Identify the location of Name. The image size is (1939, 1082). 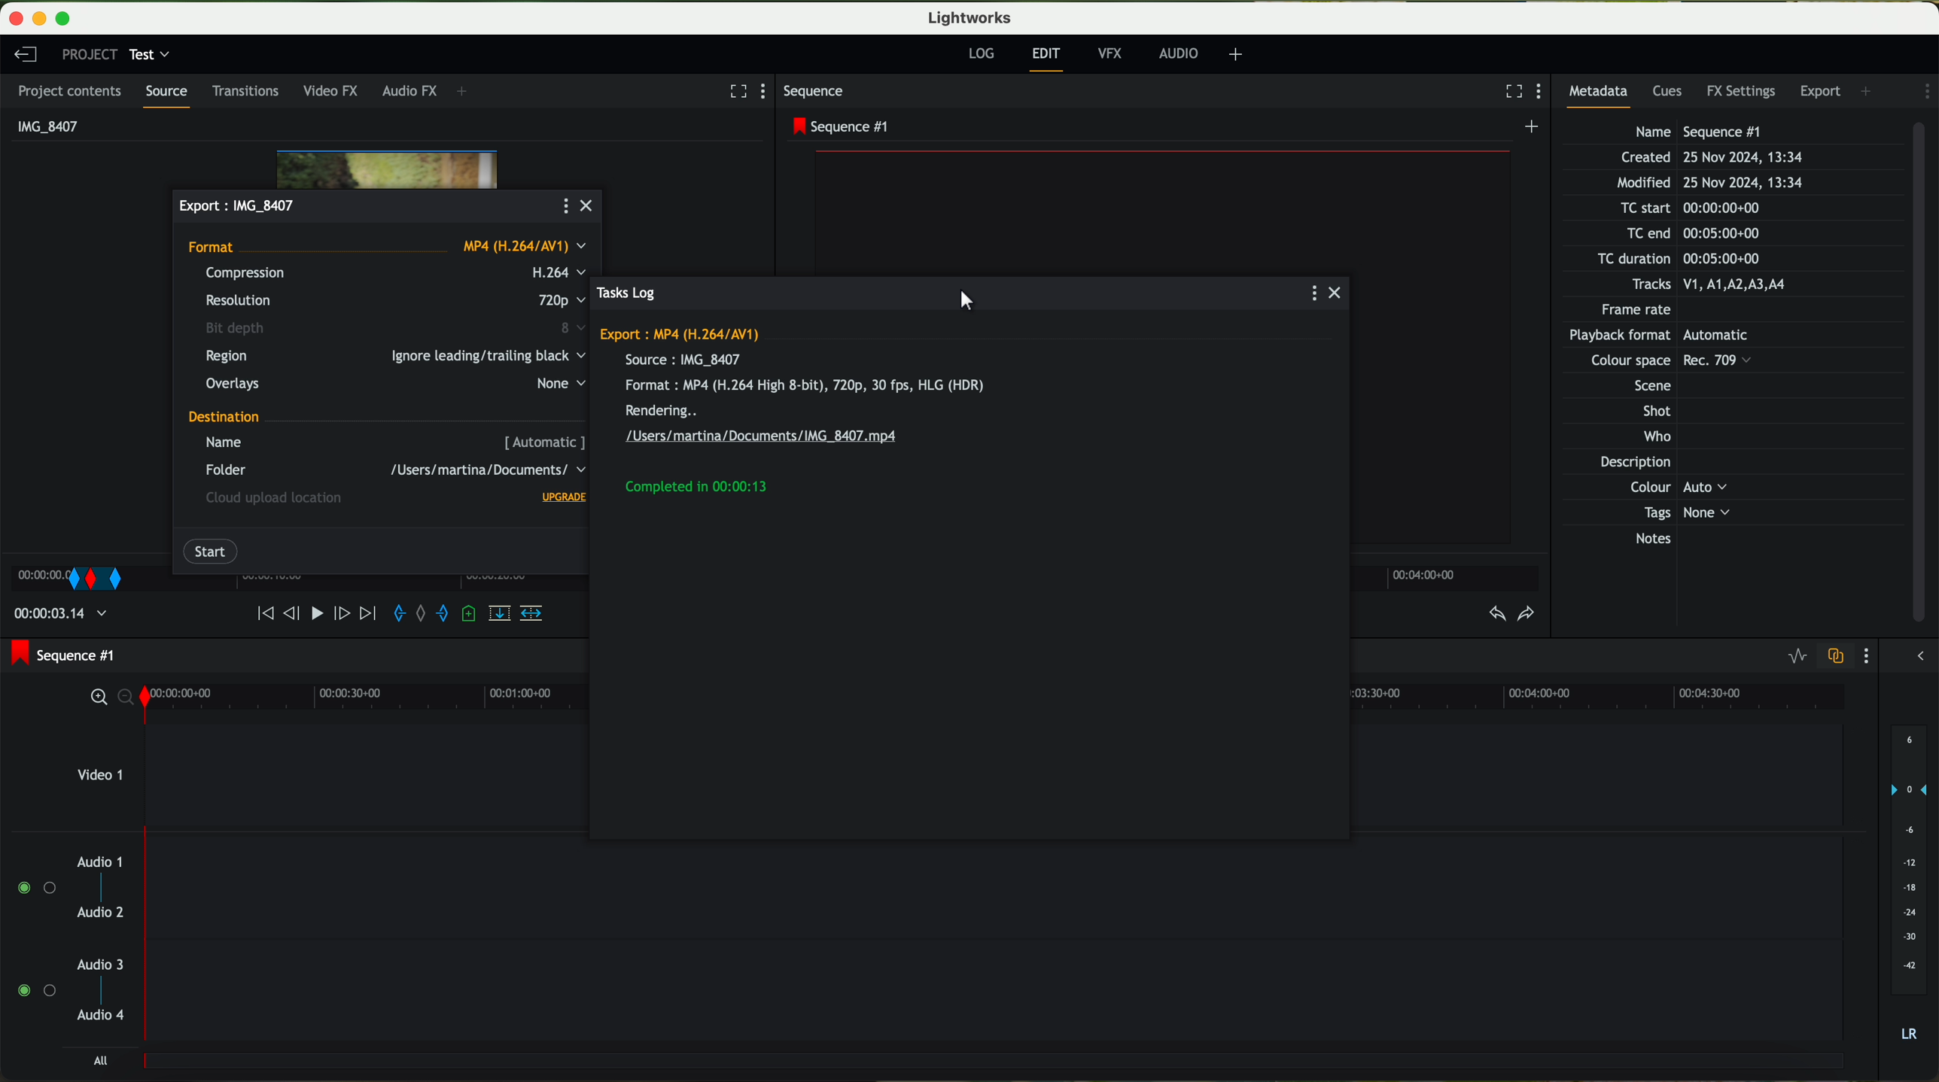
(1702, 131).